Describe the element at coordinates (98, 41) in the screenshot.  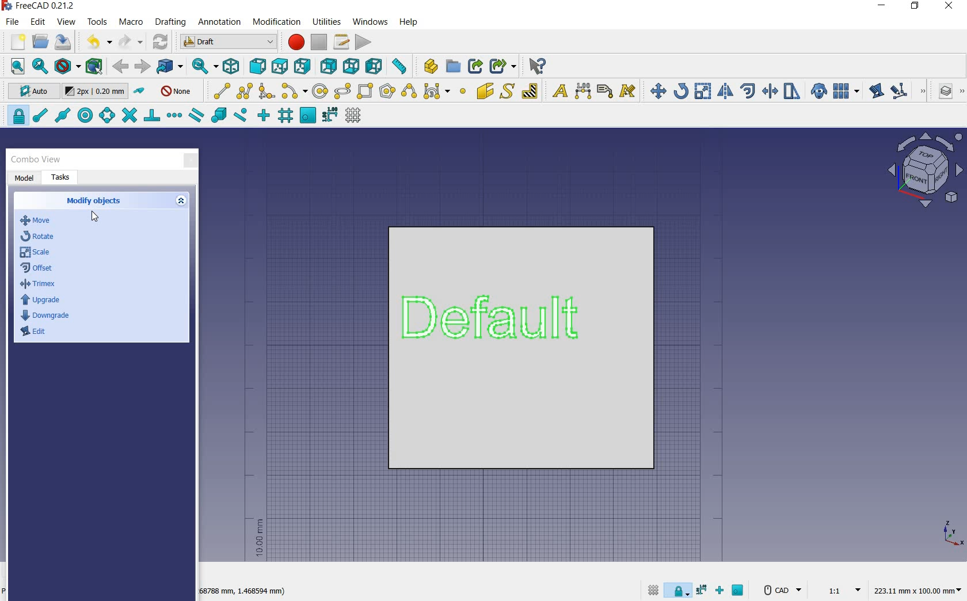
I see `undo` at that location.